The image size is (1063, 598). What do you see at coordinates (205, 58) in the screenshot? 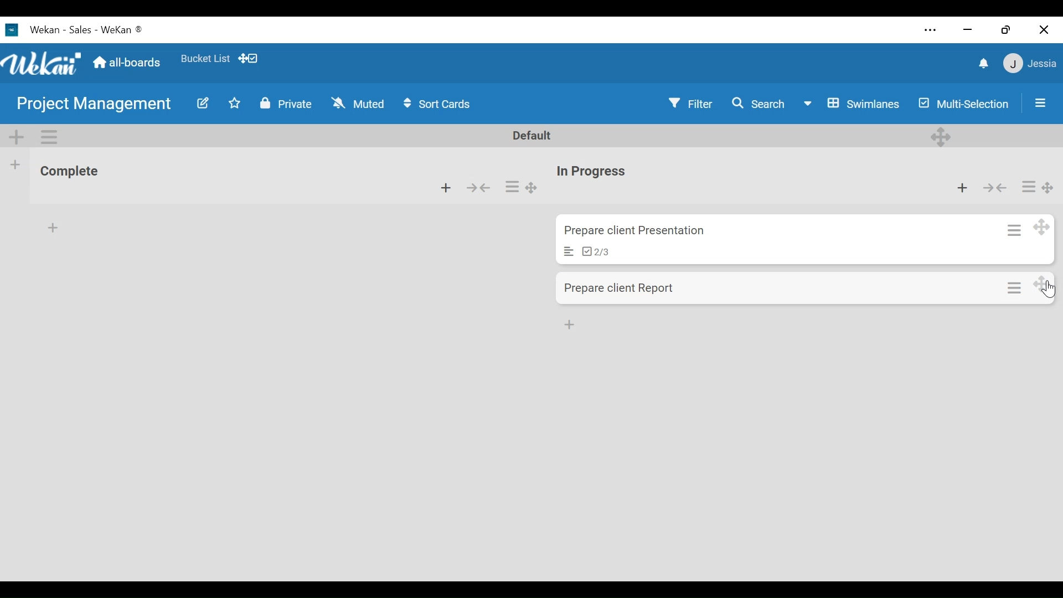
I see `Bucket List` at bounding box center [205, 58].